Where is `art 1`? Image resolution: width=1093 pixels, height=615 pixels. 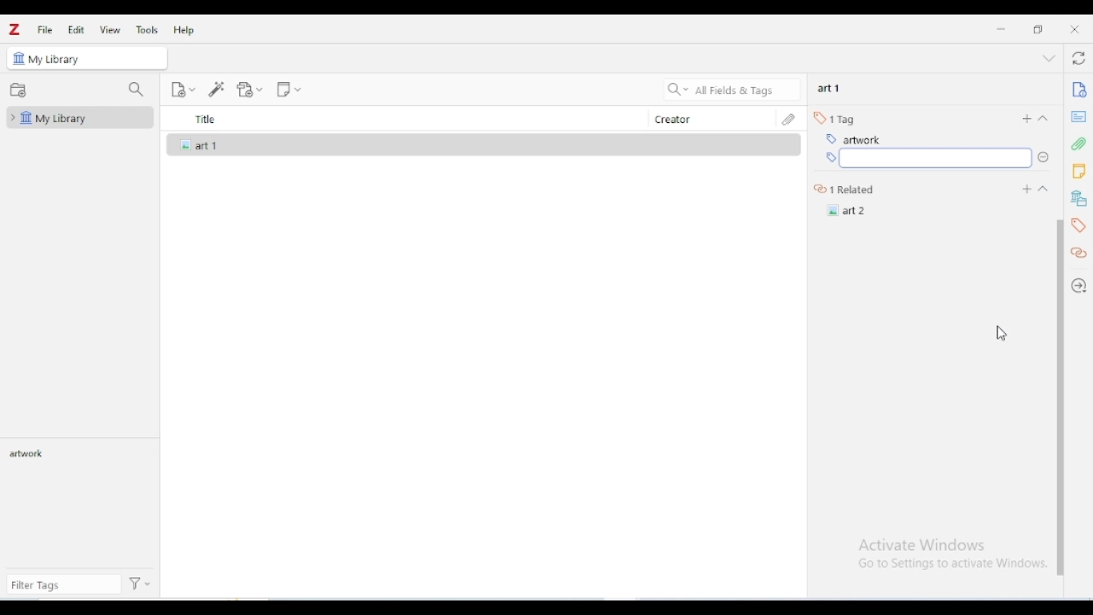 art 1 is located at coordinates (482, 144).